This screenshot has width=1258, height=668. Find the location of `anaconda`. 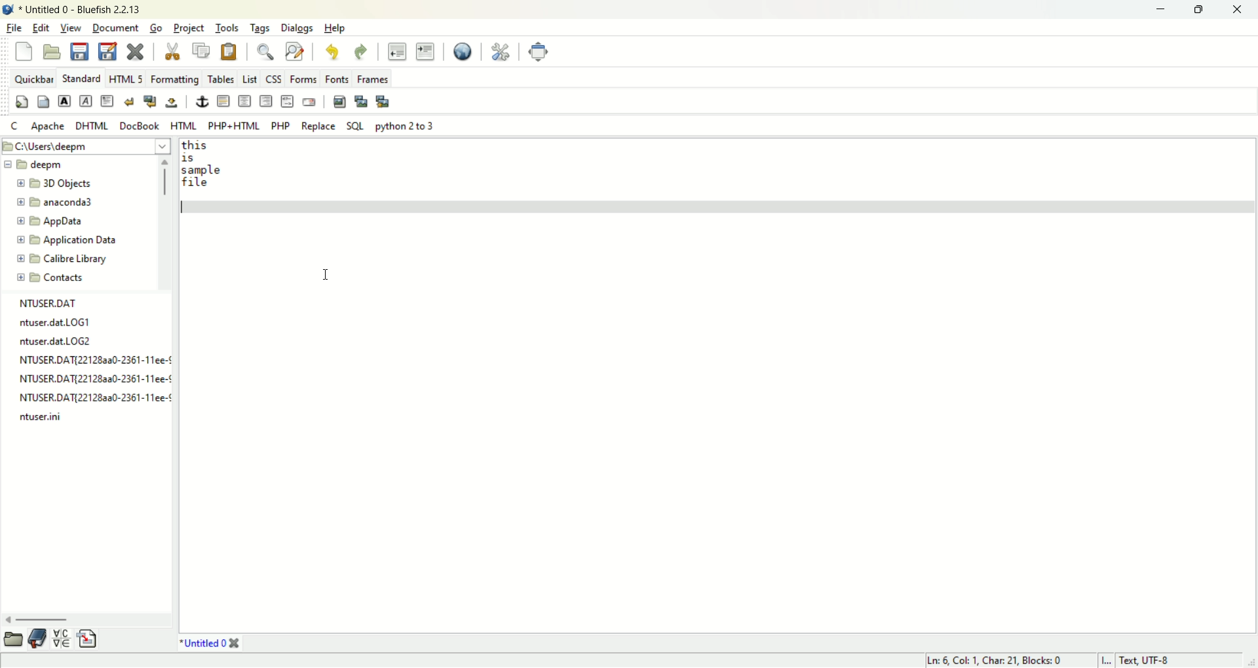

anaconda is located at coordinates (60, 202).